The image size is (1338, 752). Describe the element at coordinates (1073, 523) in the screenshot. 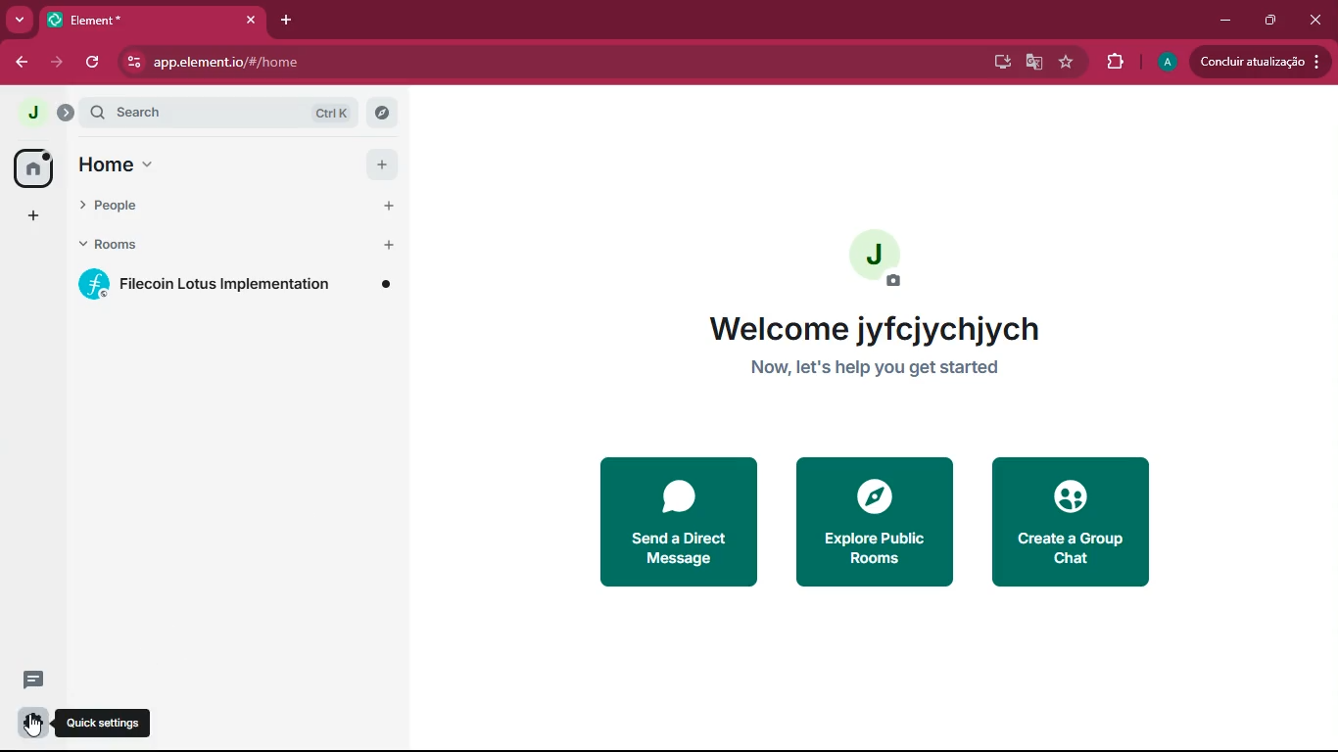

I see `create a group chat` at that location.